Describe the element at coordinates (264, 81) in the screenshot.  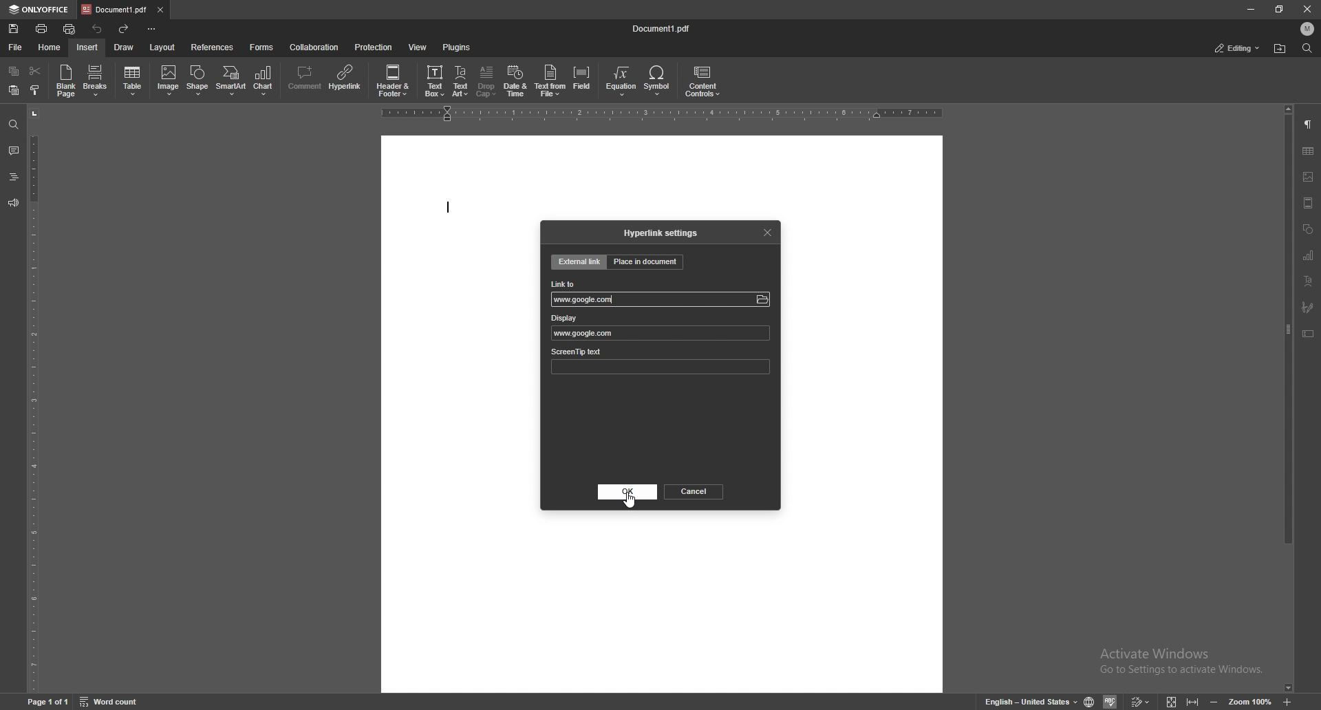
I see `chart` at that location.